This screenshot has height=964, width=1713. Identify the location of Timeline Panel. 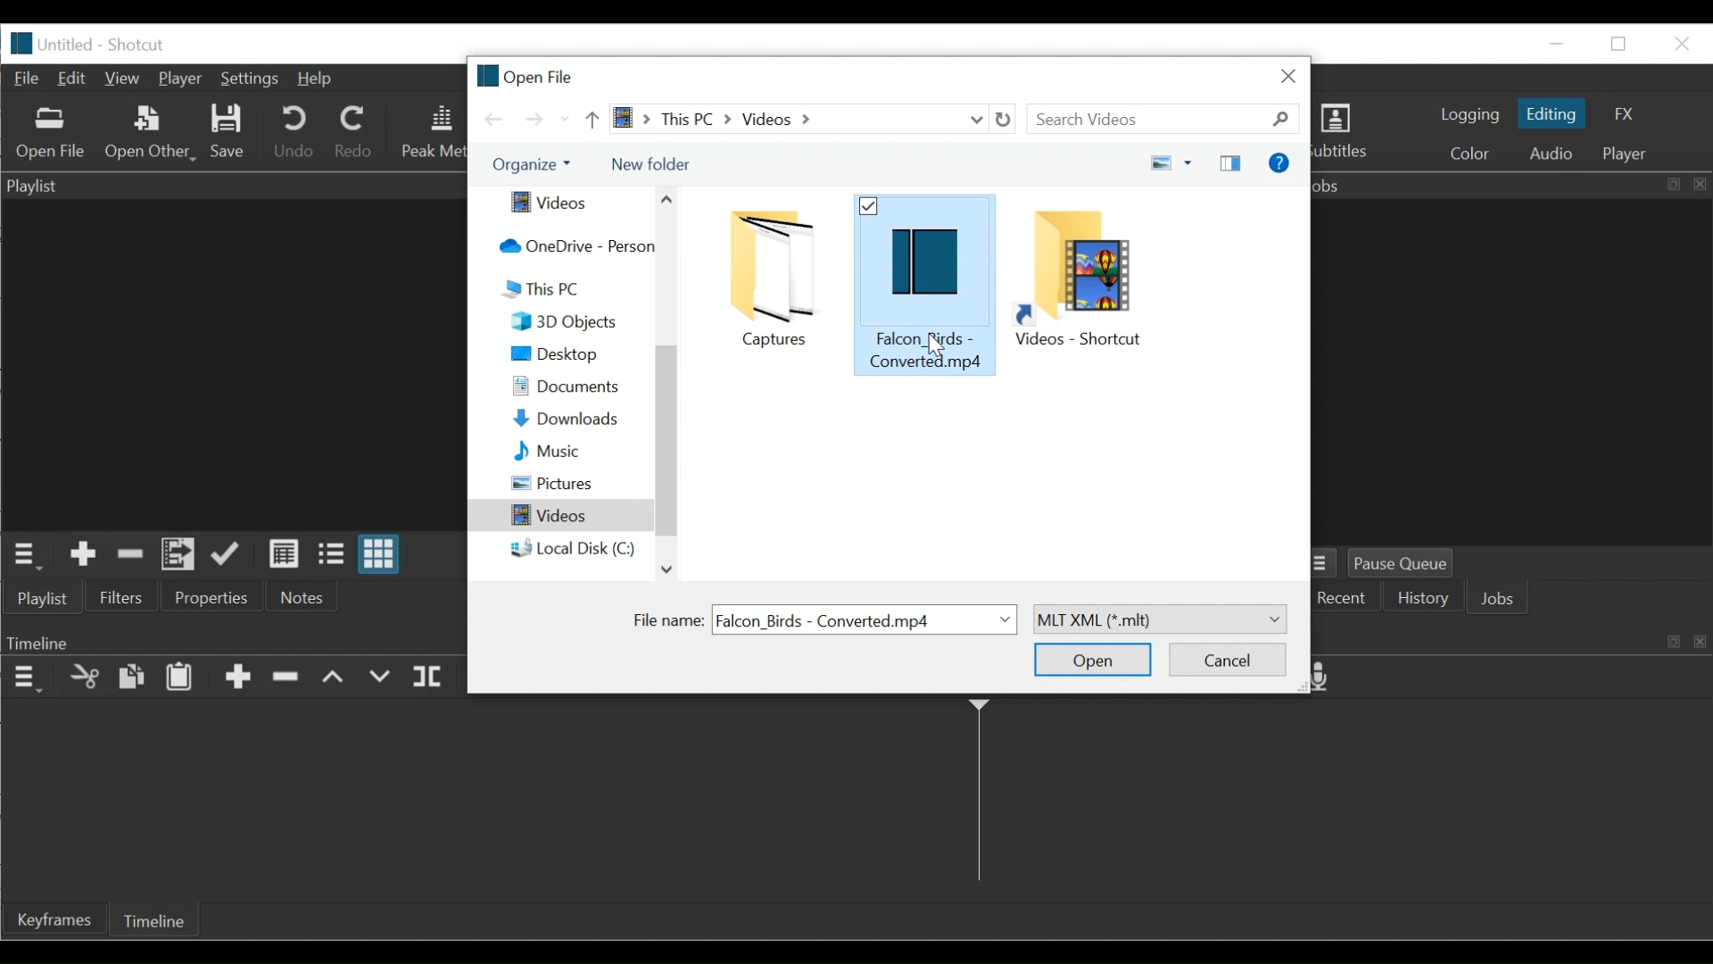
(234, 641).